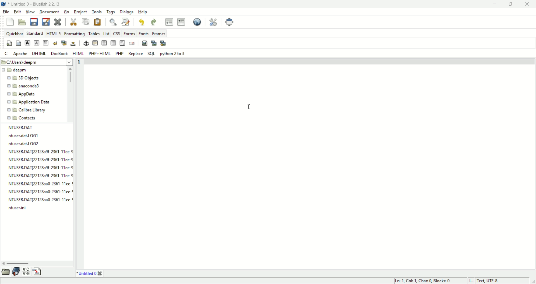 The image size is (536, 284). Describe the element at coordinates (34, 4) in the screenshot. I see `Untitled 0 - Bluefish 2.2.13` at that location.